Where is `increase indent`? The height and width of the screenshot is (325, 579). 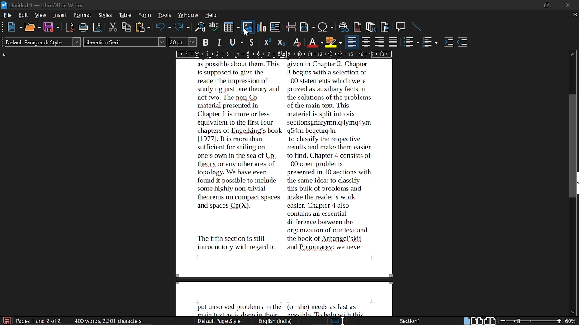 increase indent is located at coordinates (449, 42).